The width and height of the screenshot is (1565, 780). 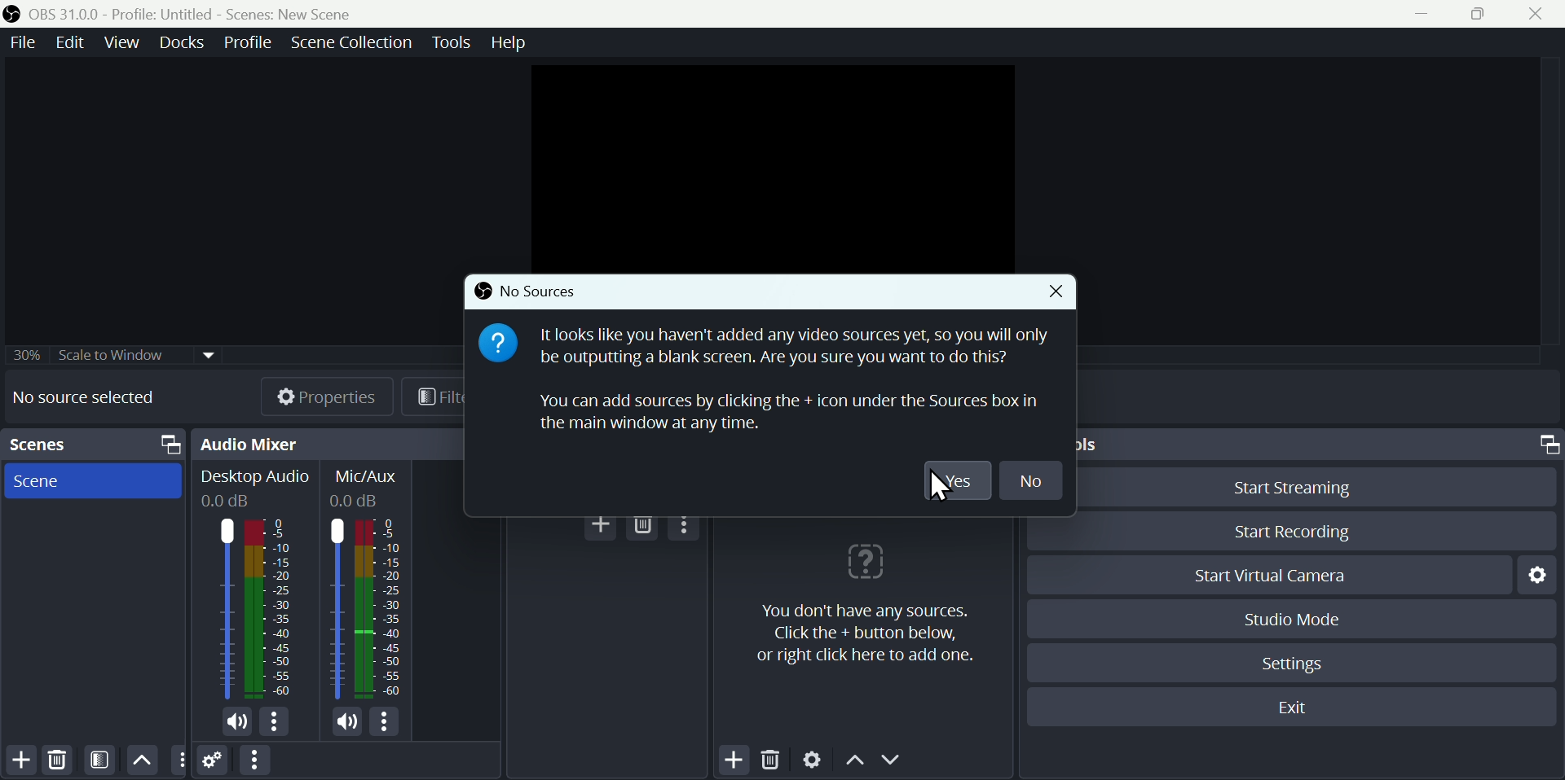 What do you see at coordinates (48, 445) in the screenshot?
I see `scenes` at bounding box center [48, 445].